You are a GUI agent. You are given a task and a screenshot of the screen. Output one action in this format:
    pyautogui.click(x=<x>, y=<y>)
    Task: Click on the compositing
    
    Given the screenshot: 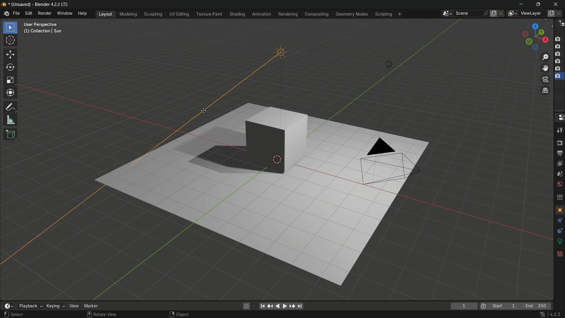 What is the action you would take?
    pyautogui.click(x=318, y=14)
    